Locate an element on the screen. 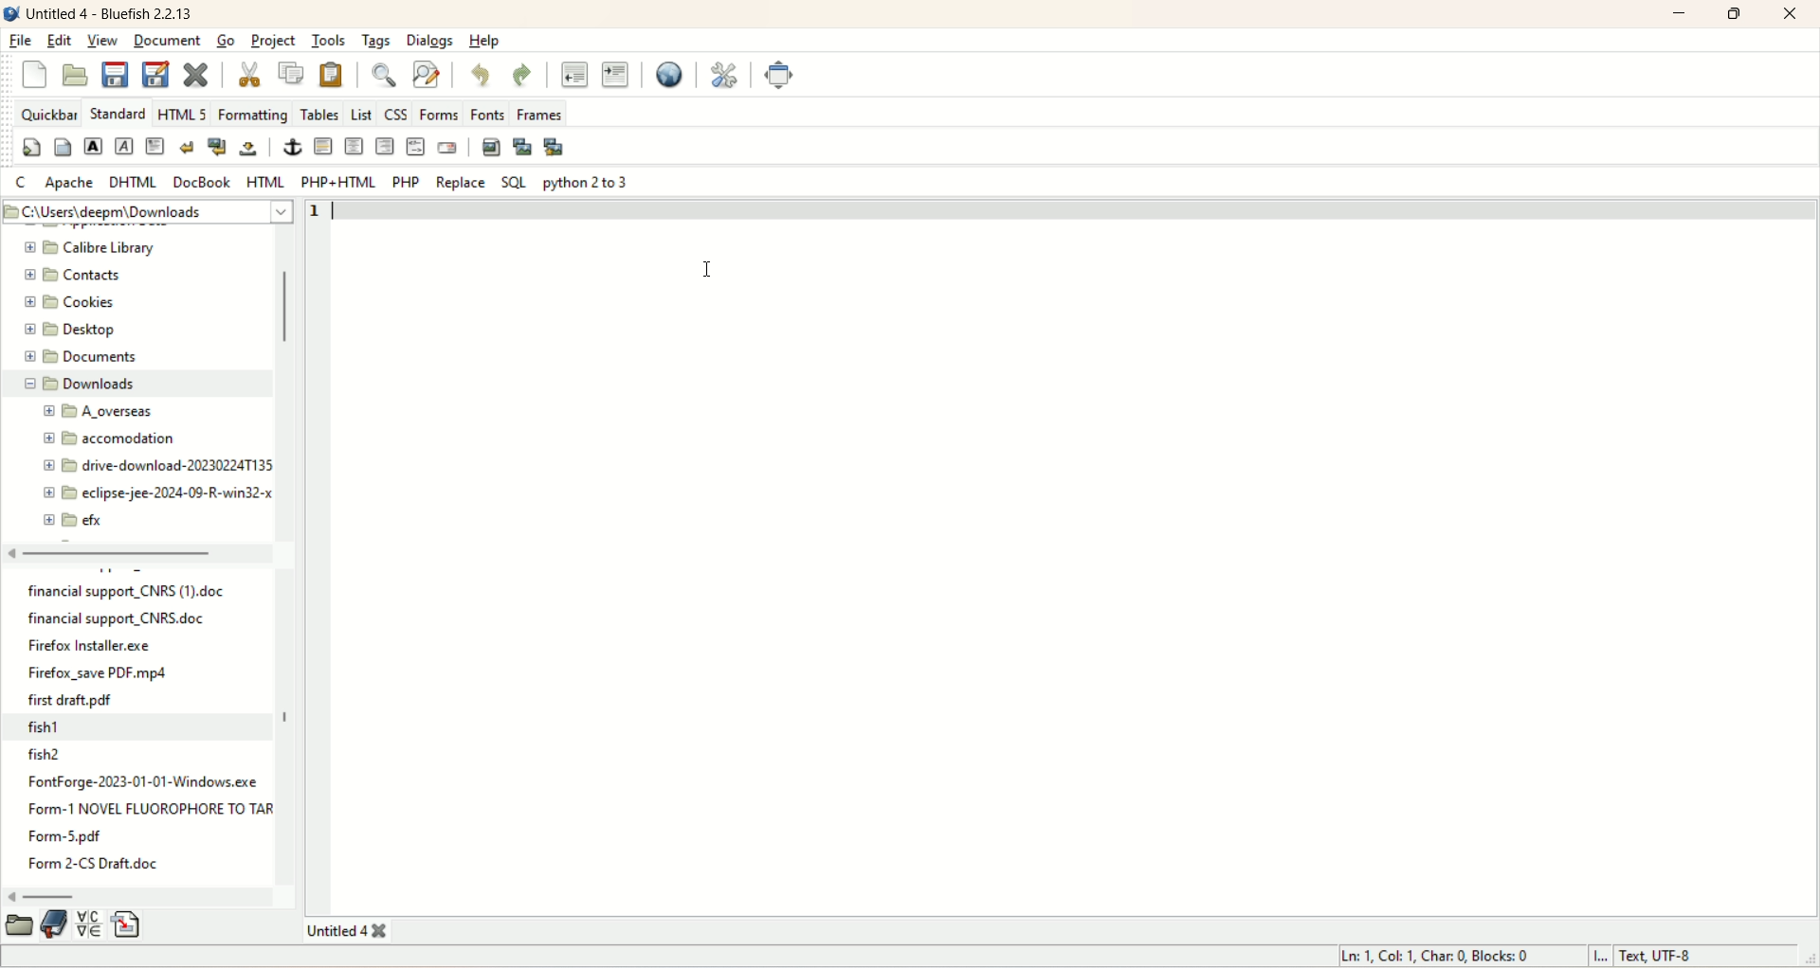 This screenshot has width=1820, height=968. insertion cursor is located at coordinates (709, 270).